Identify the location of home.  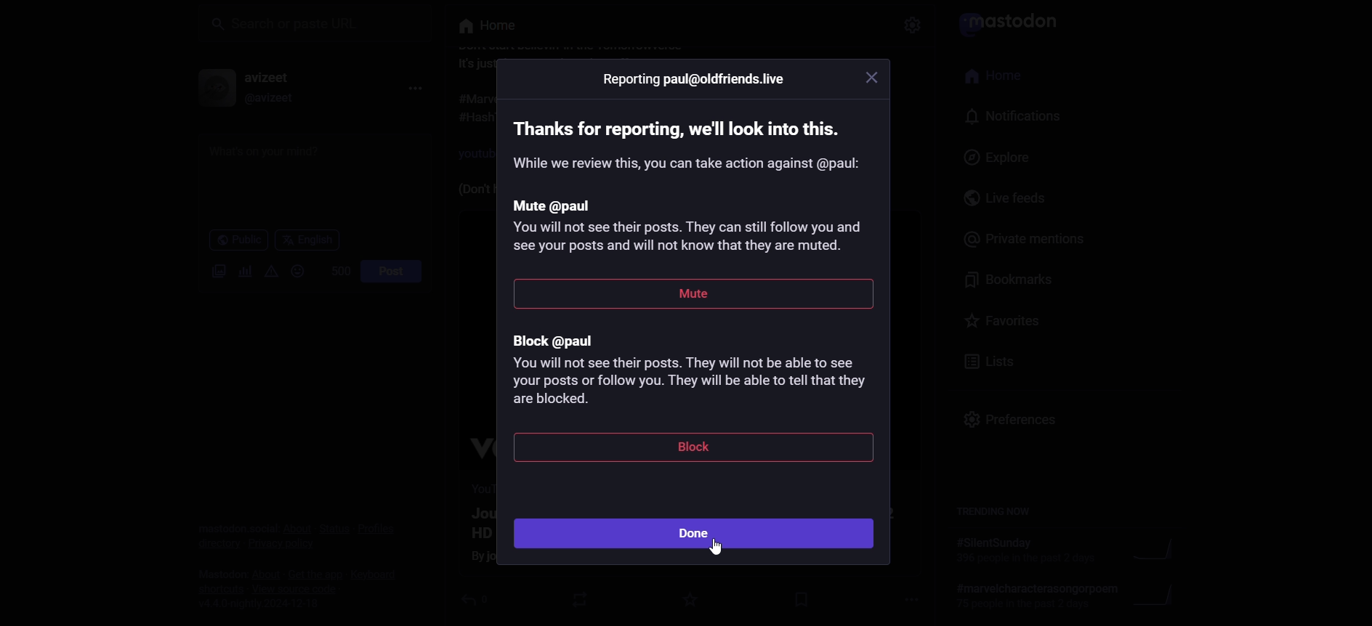
(1000, 78).